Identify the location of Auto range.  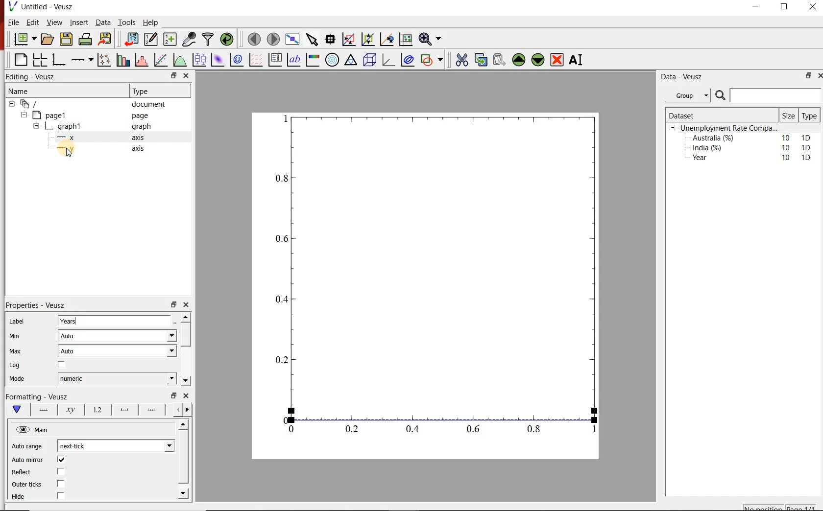
(28, 447).